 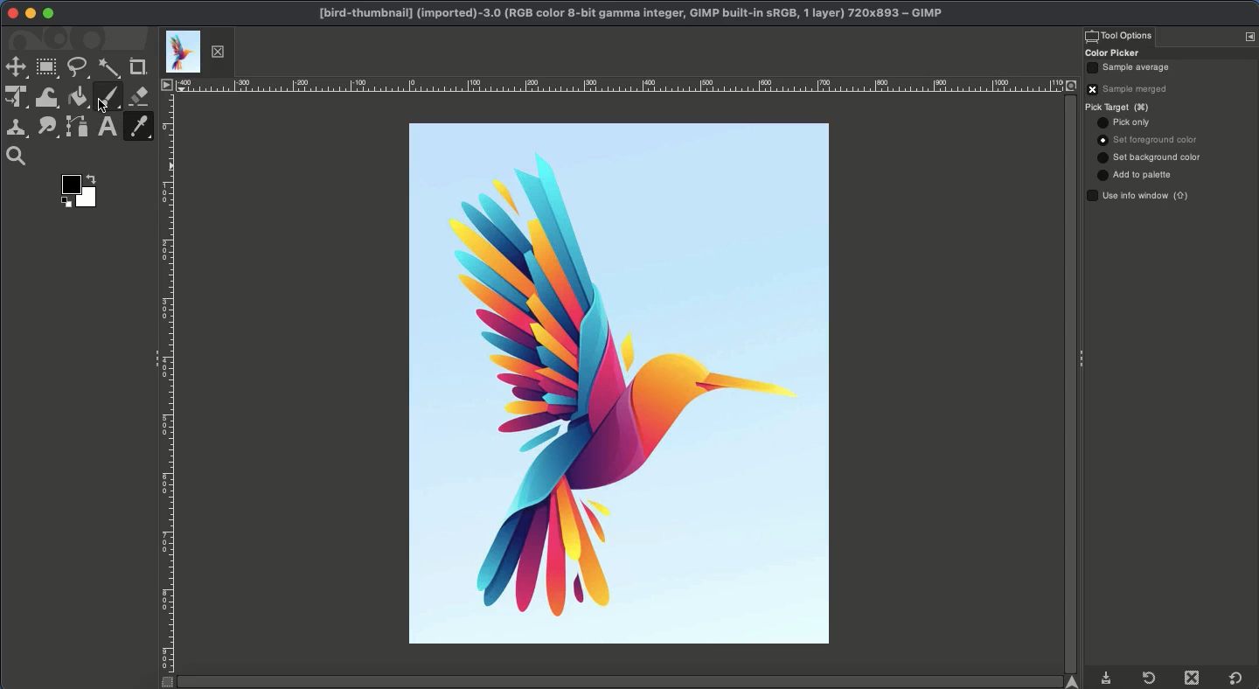 What do you see at coordinates (139, 67) in the screenshot?
I see `Crop` at bounding box center [139, 67].